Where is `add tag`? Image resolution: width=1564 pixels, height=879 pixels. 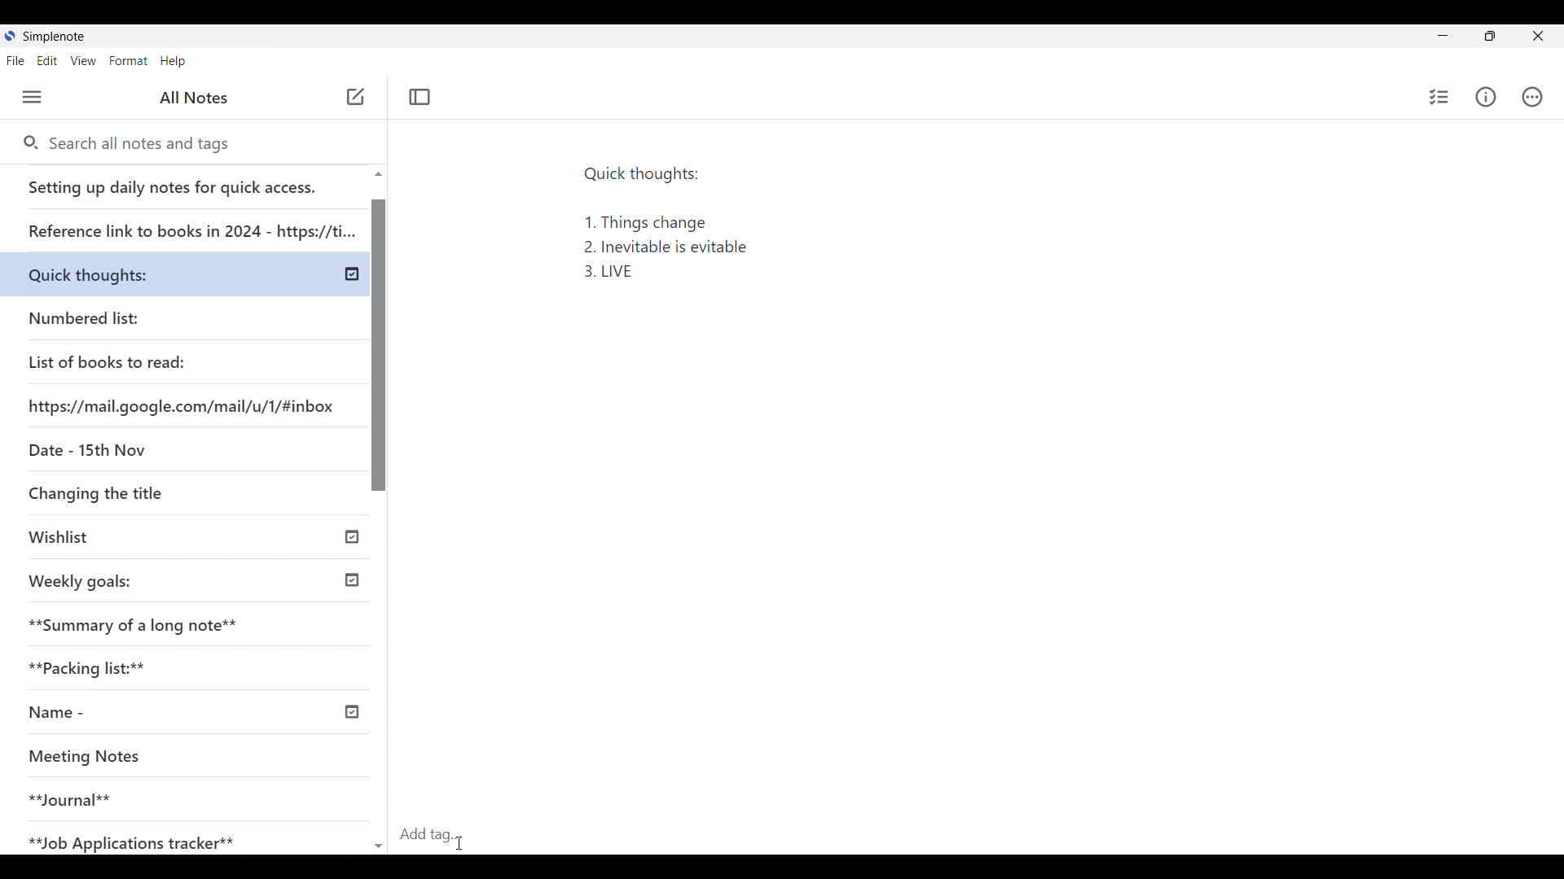
add tag is located at coordinates (440, 833).